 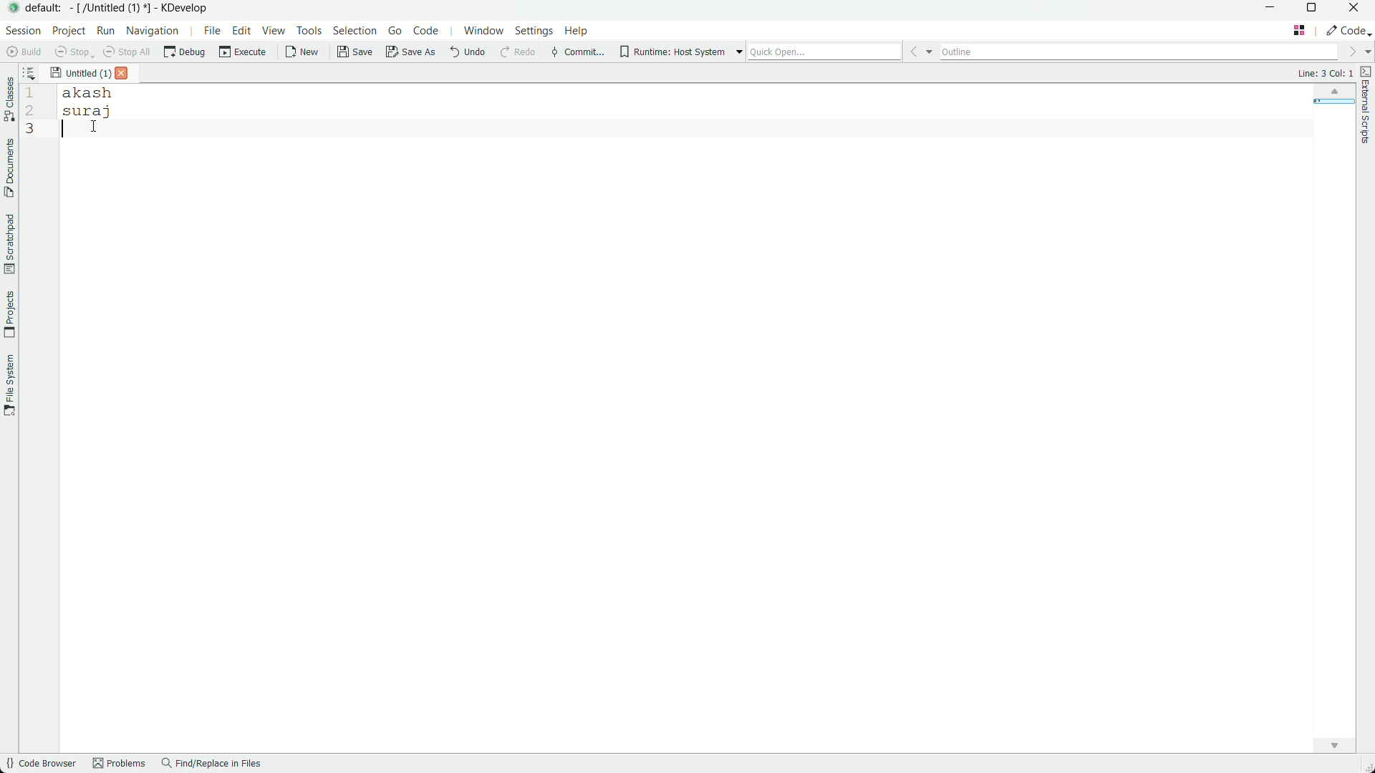 I want to click on sort opened documents, so click(x=35, y=72).